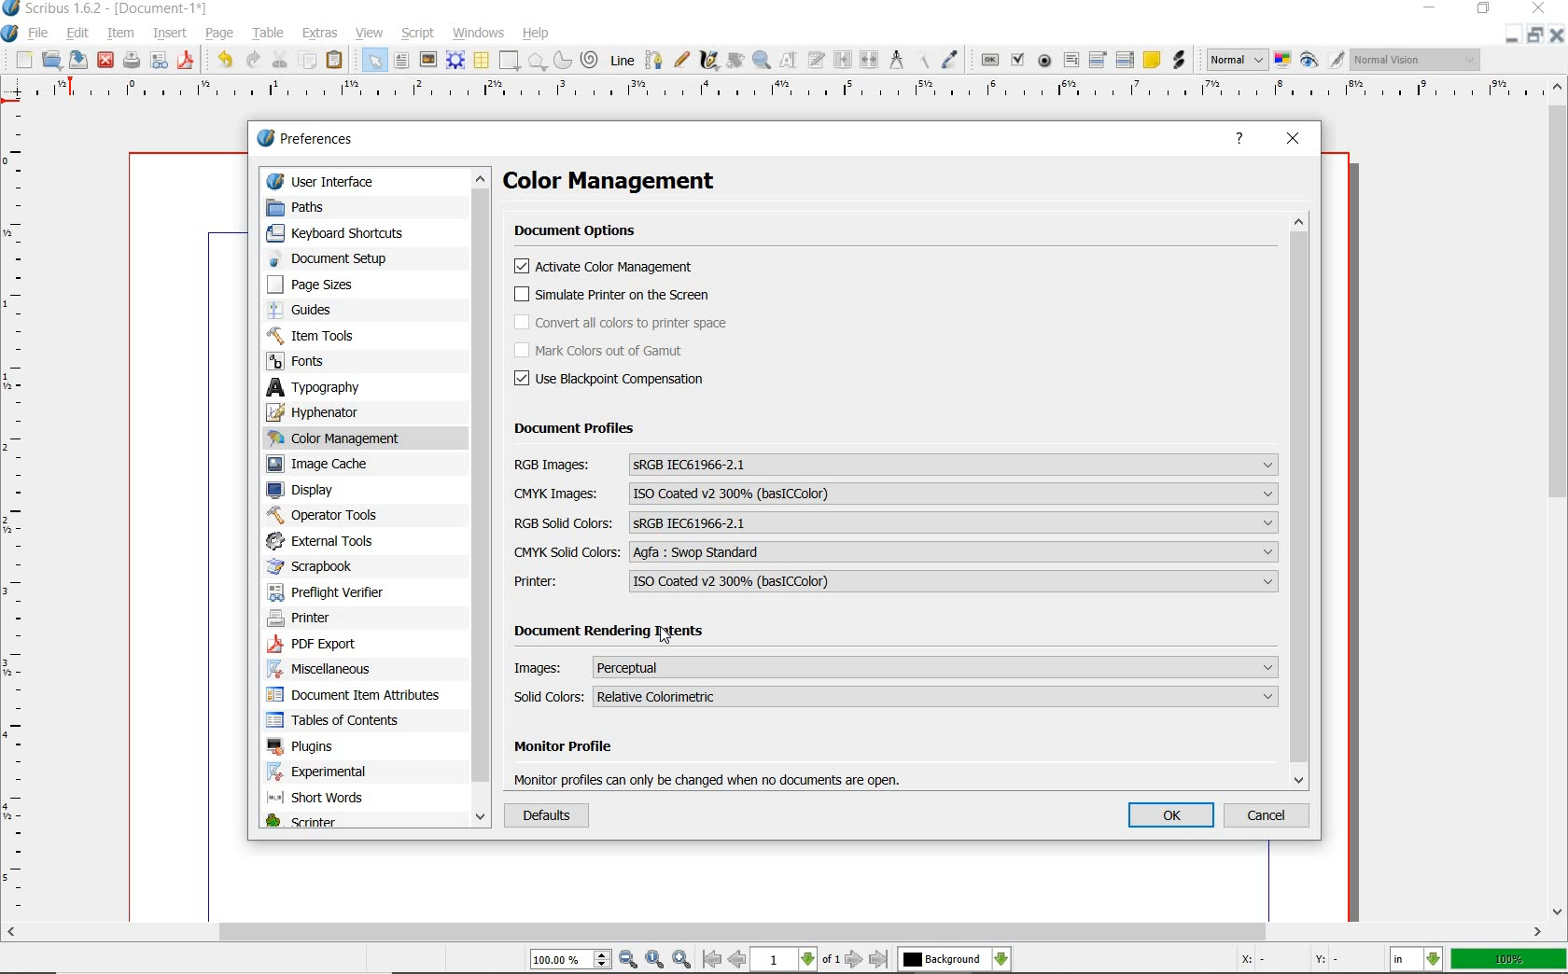  What do you see at coordinates (345, 799) in the screenshot?
I see `short words` at bounding box center [345, 799].